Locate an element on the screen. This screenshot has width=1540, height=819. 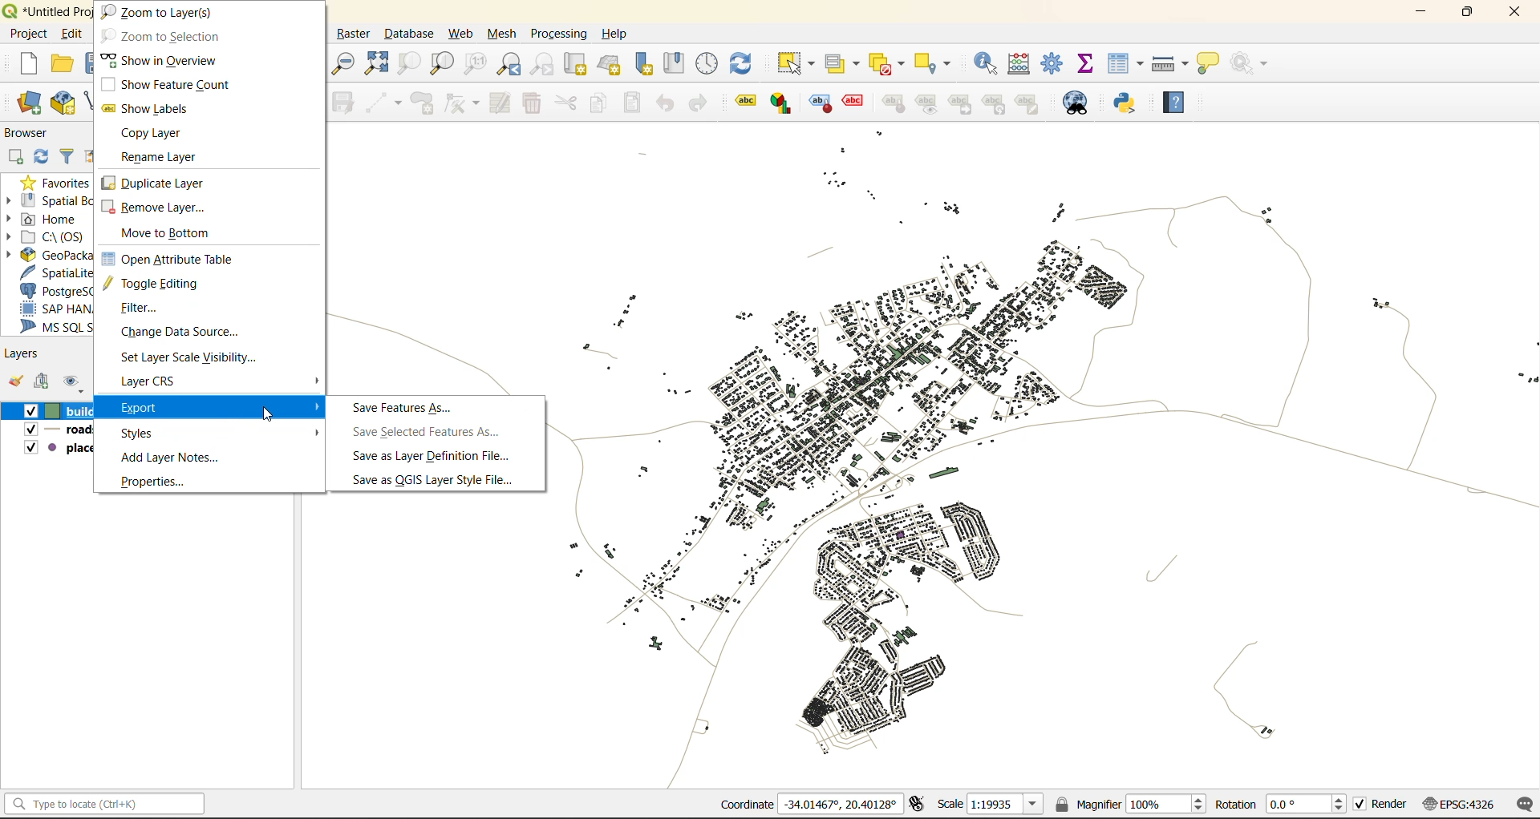
attributes table is located at coordinates (1125, 65).